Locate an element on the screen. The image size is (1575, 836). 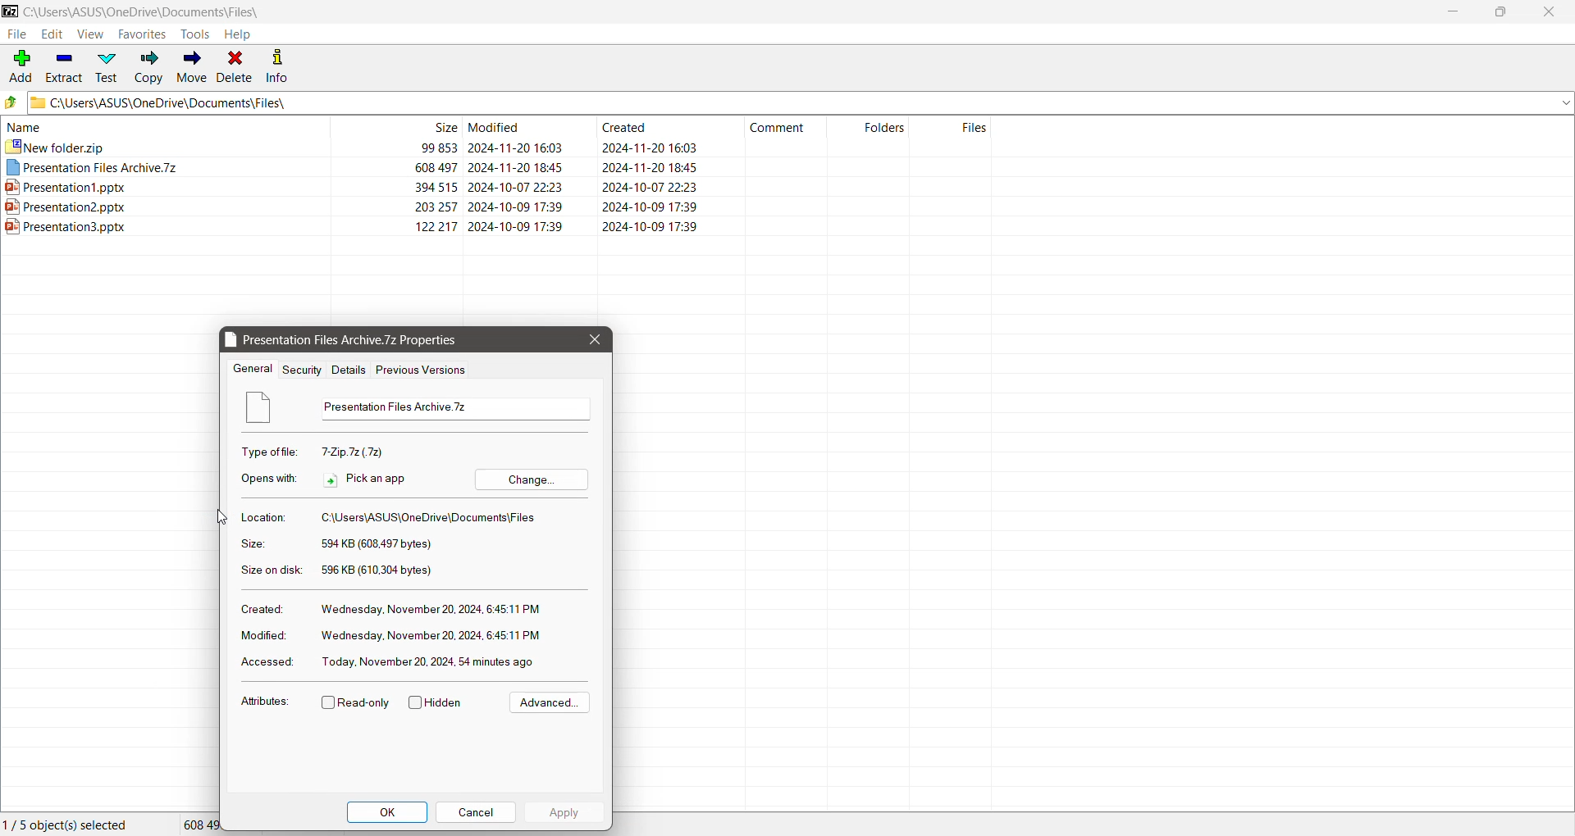
created is located at coordinates (661, 128).